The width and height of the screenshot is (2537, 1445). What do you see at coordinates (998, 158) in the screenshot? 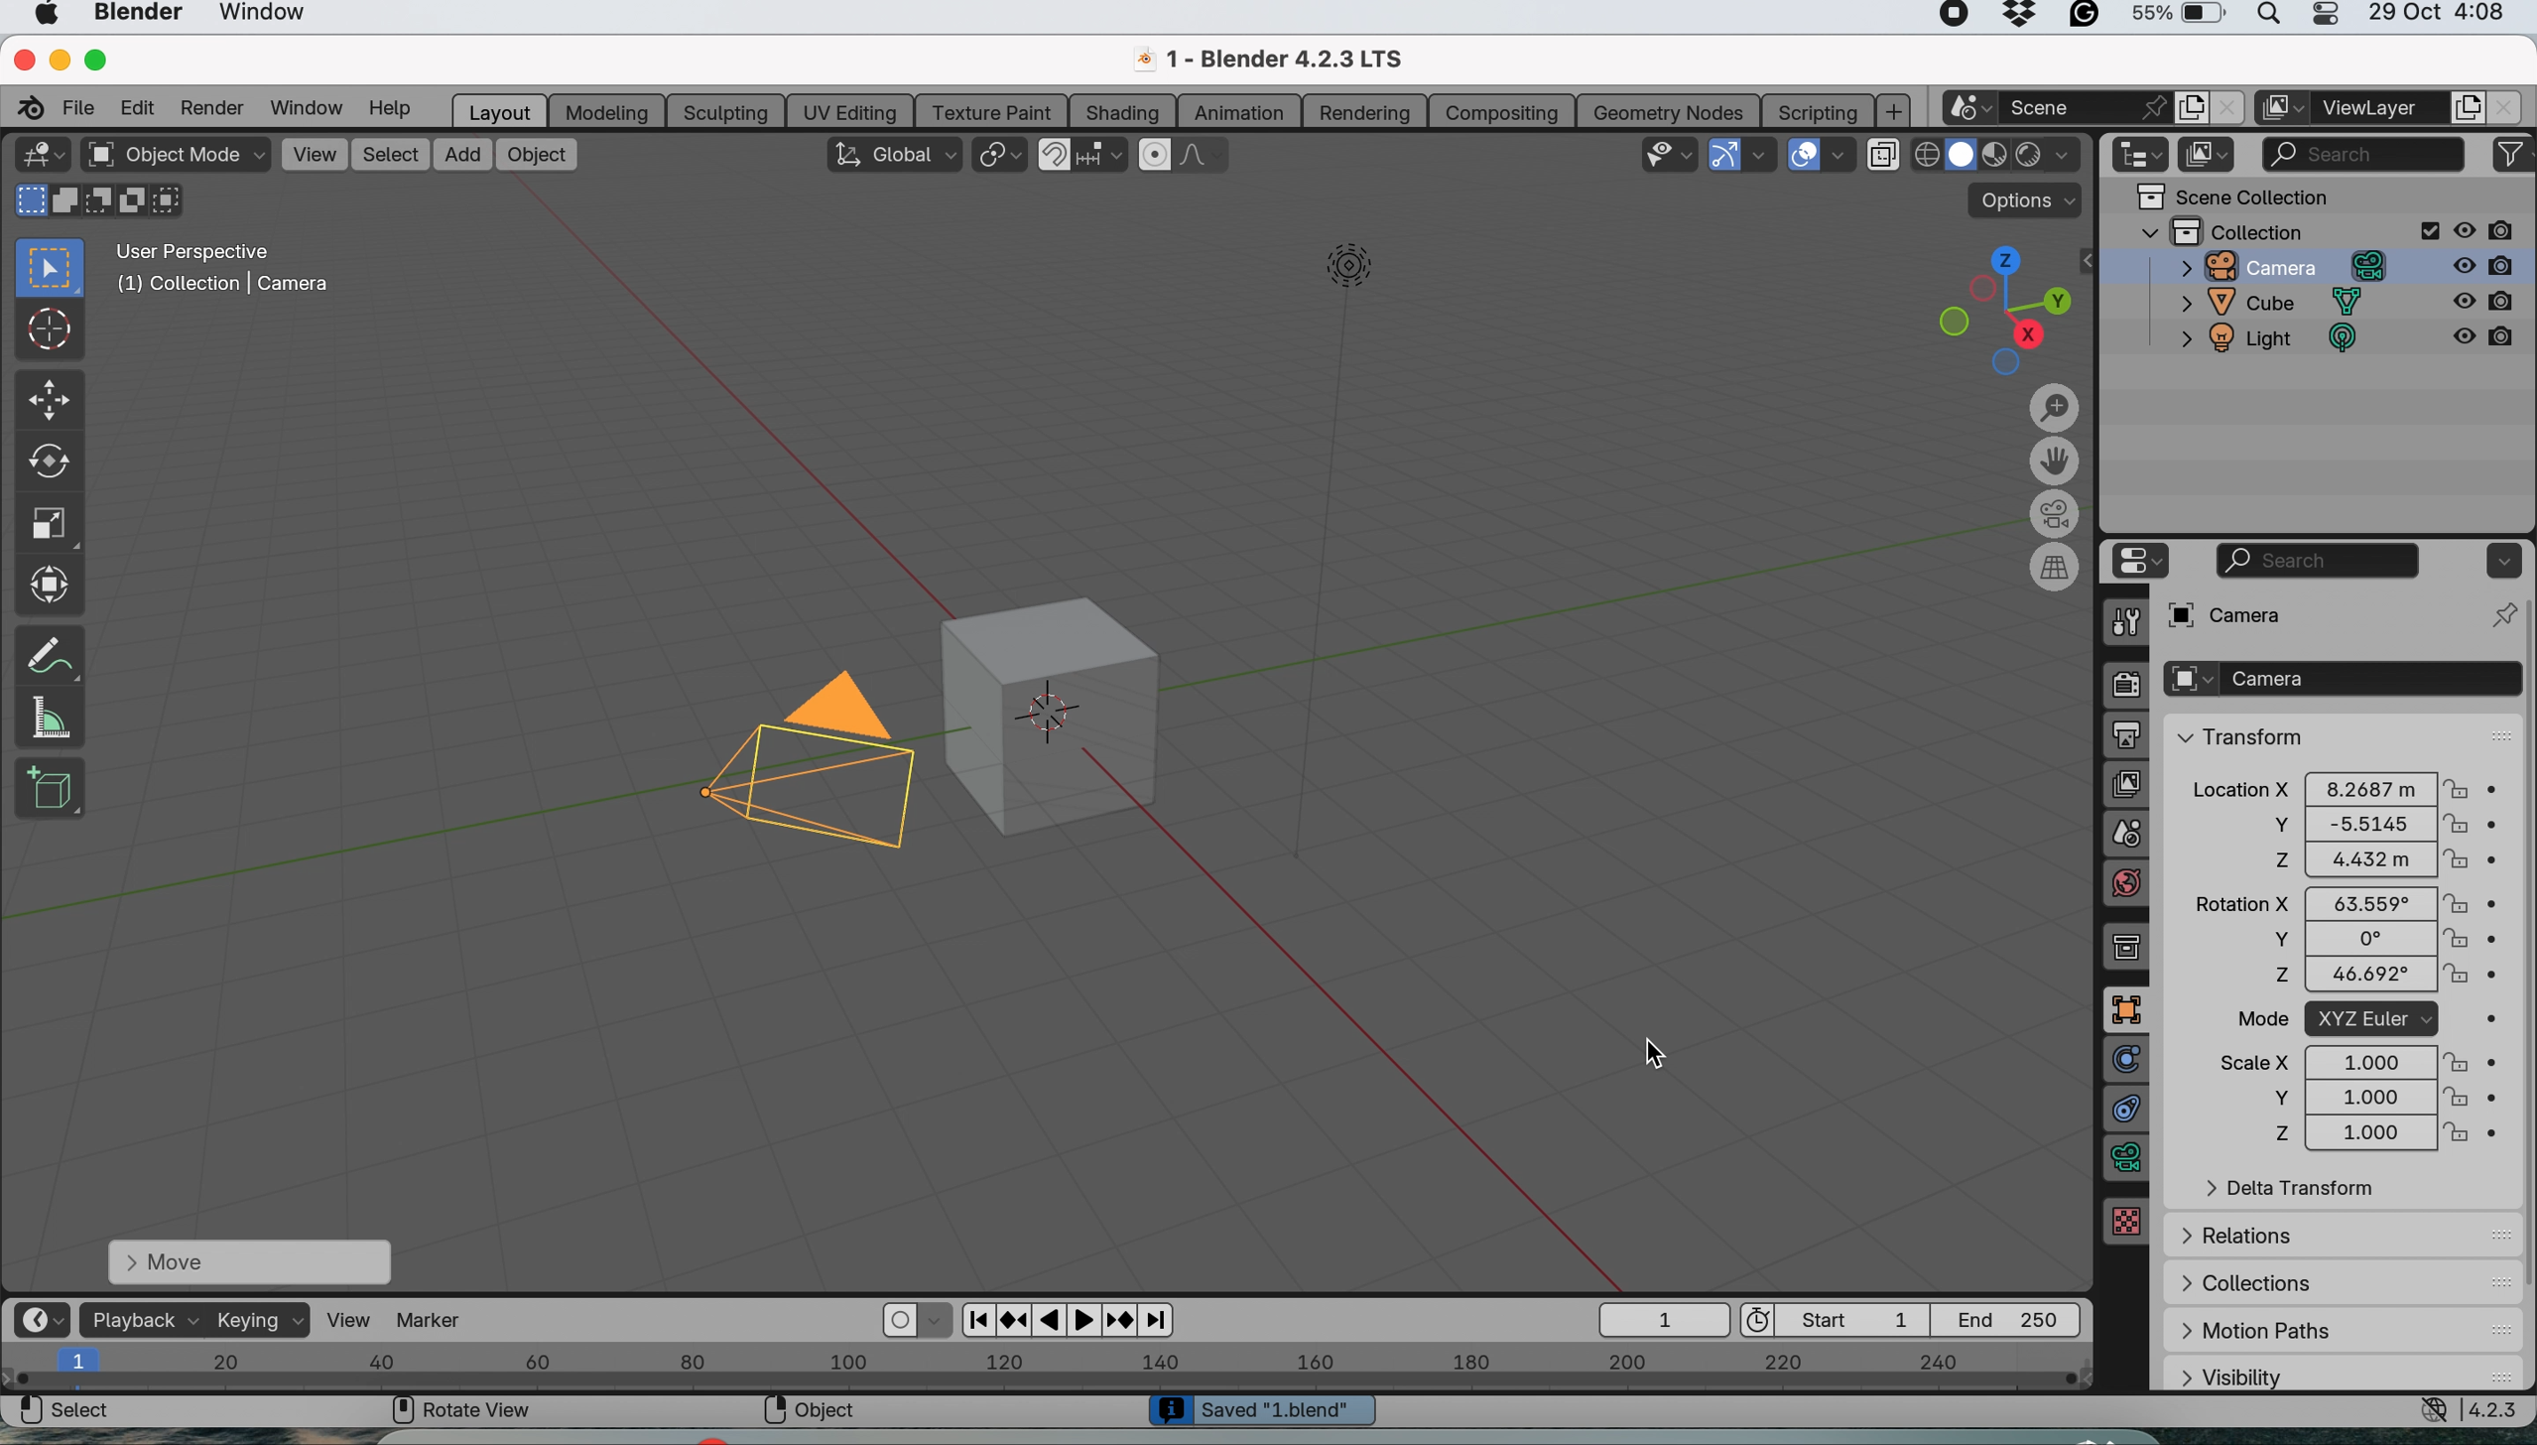
I see `transform pivot point` at bounding box center [998, 158].